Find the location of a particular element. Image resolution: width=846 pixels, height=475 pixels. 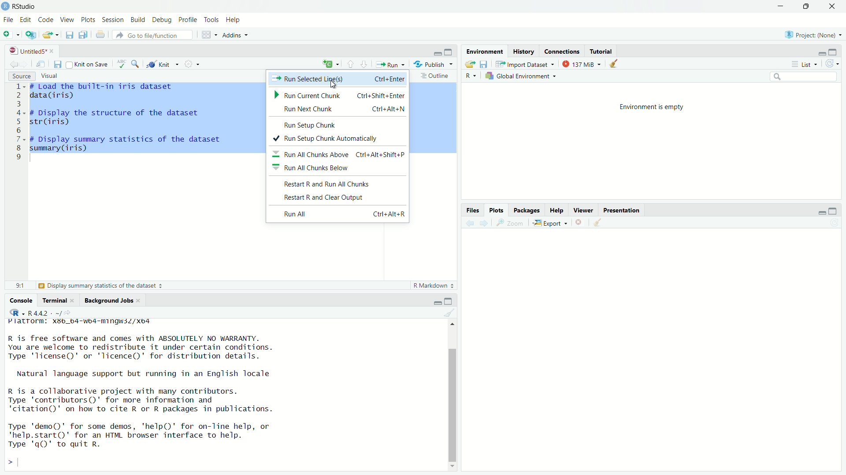

Remove selected is located at coordinates (581, 222).